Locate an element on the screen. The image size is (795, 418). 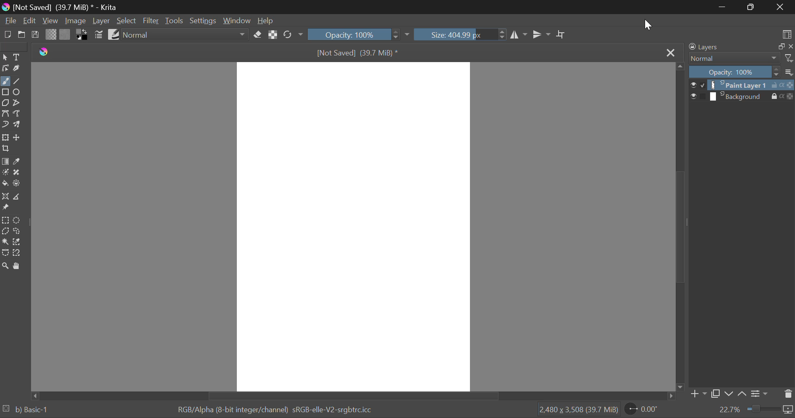
Cursor Position AFTER_LAST_ACTION is located at coordinates (648, 26).